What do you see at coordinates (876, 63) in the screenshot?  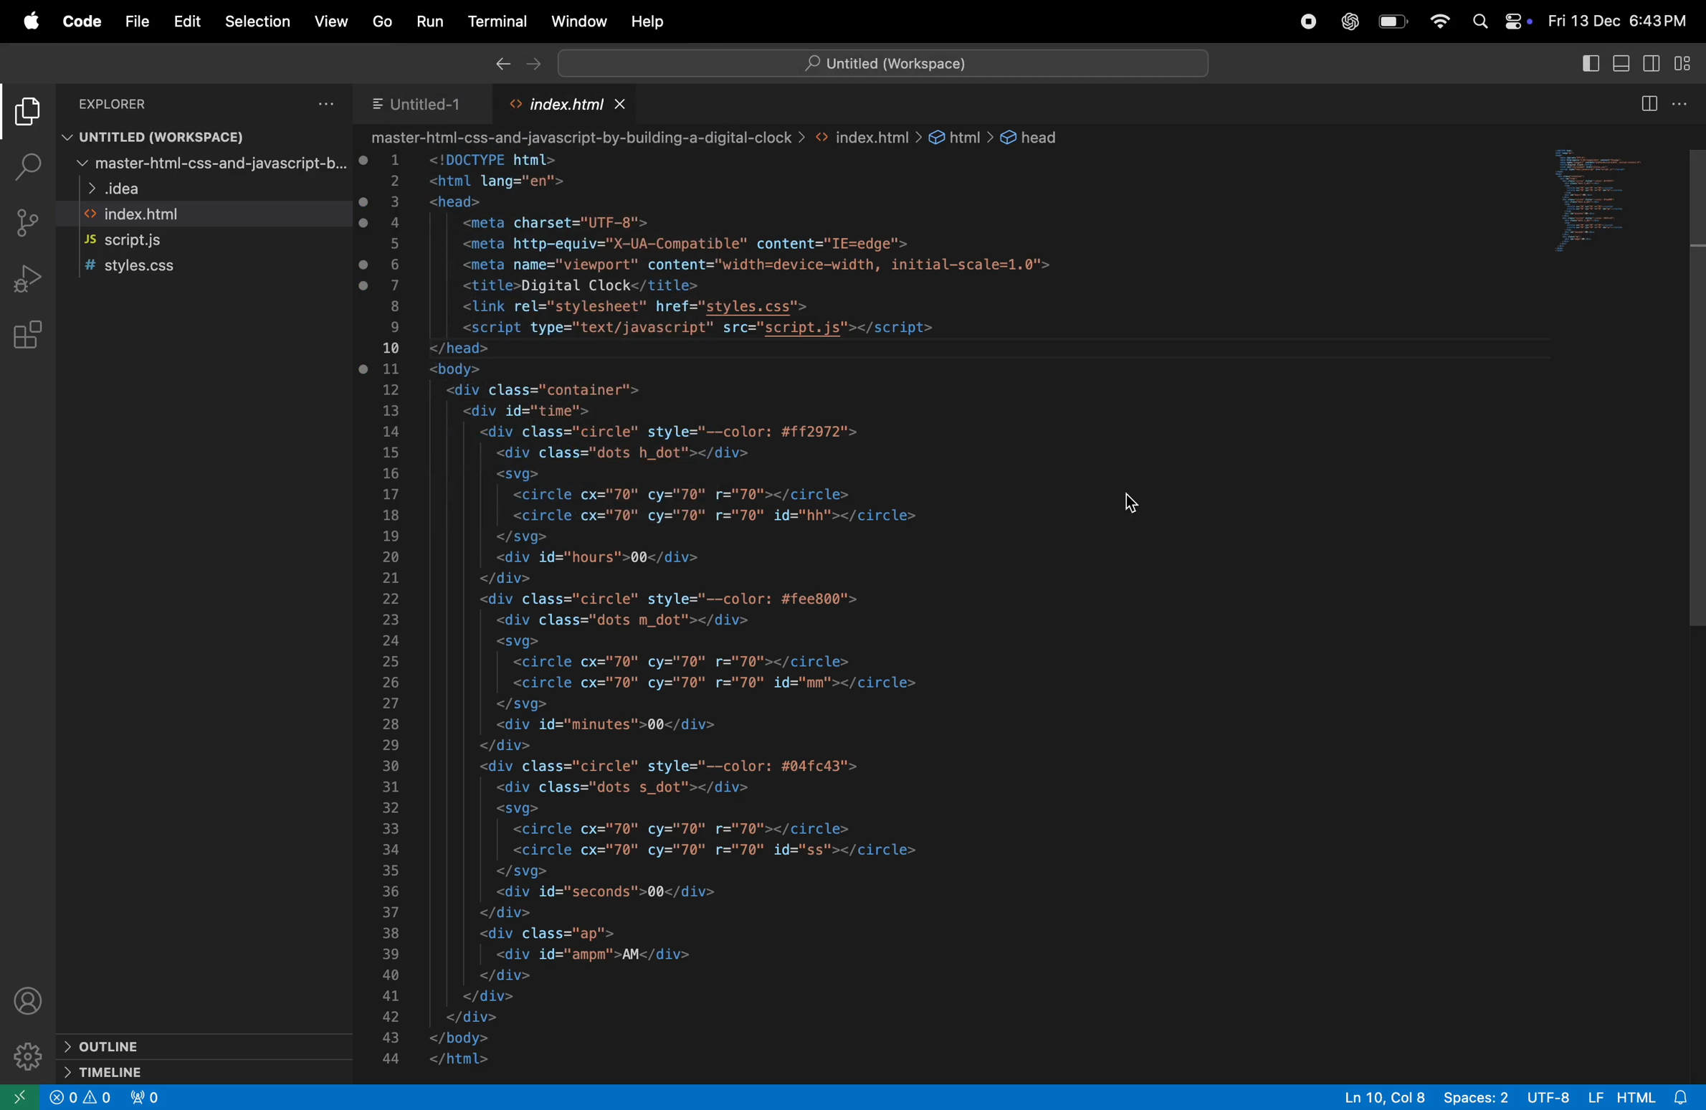 I see `search bar` at bounding box center [876, 63].